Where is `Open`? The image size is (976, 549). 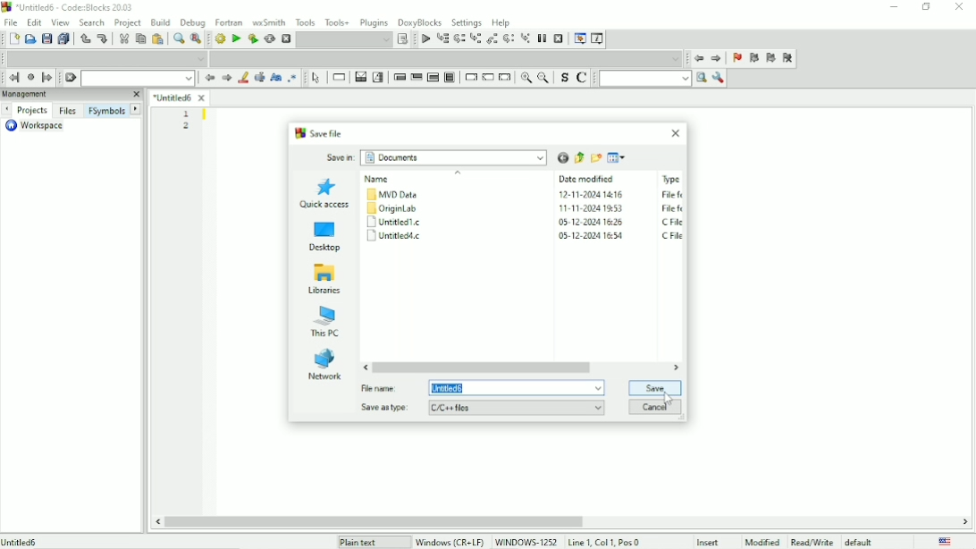
Open is located at coordinates (30, 38).